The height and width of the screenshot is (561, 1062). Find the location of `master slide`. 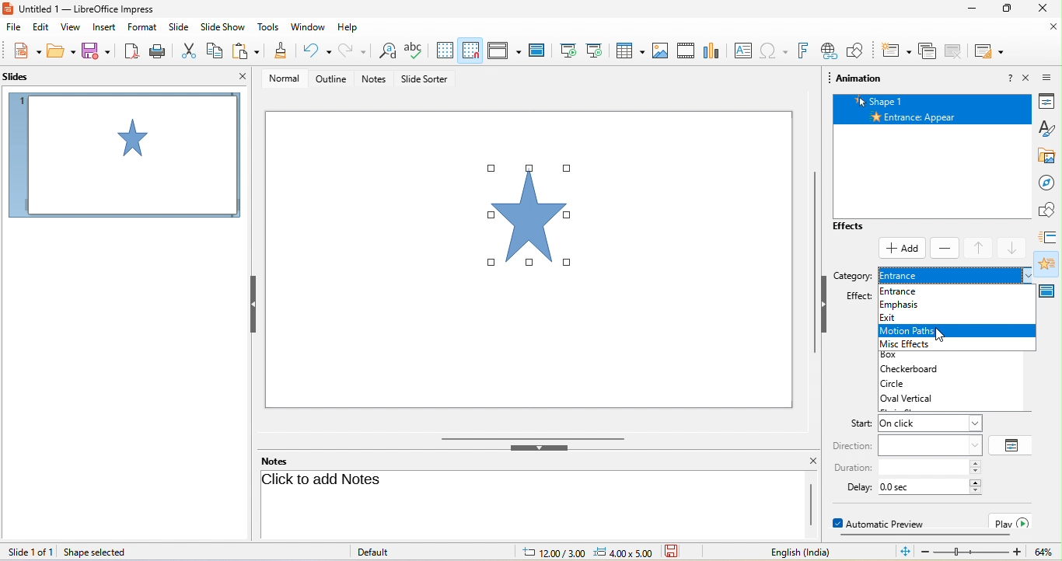

master slide is located at coordinates (538, 51).